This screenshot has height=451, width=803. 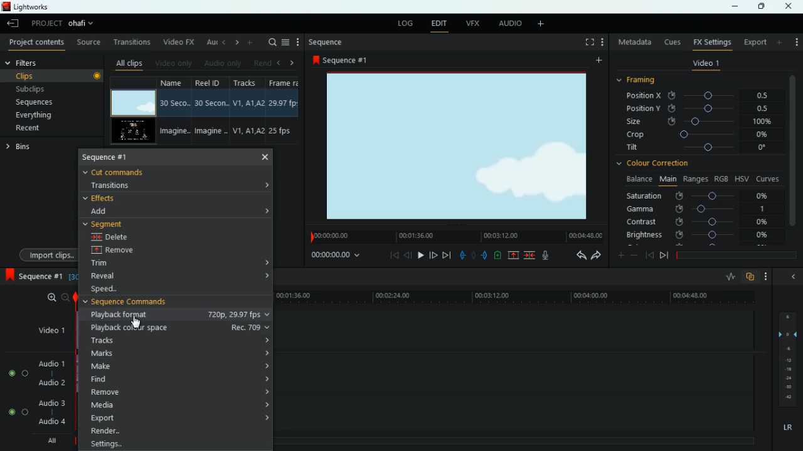 I want to click on battery, so click(x=497, y=255).